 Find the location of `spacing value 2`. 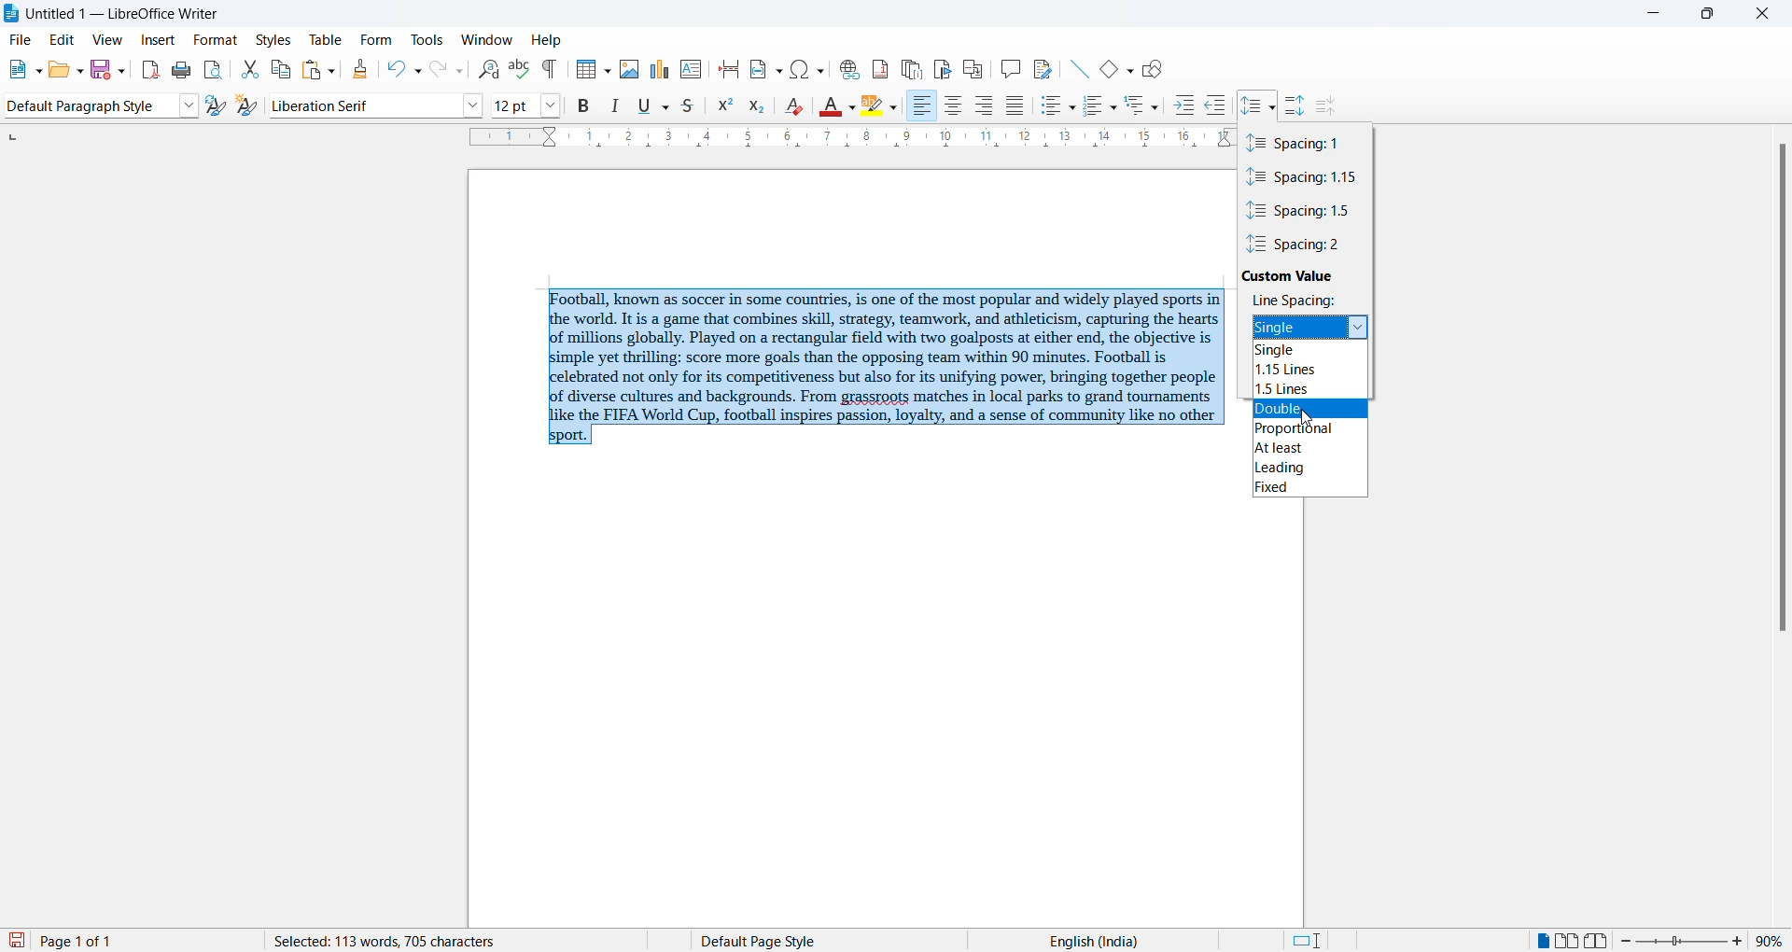

spacing value 2 is located at coordinates (1304, 245).